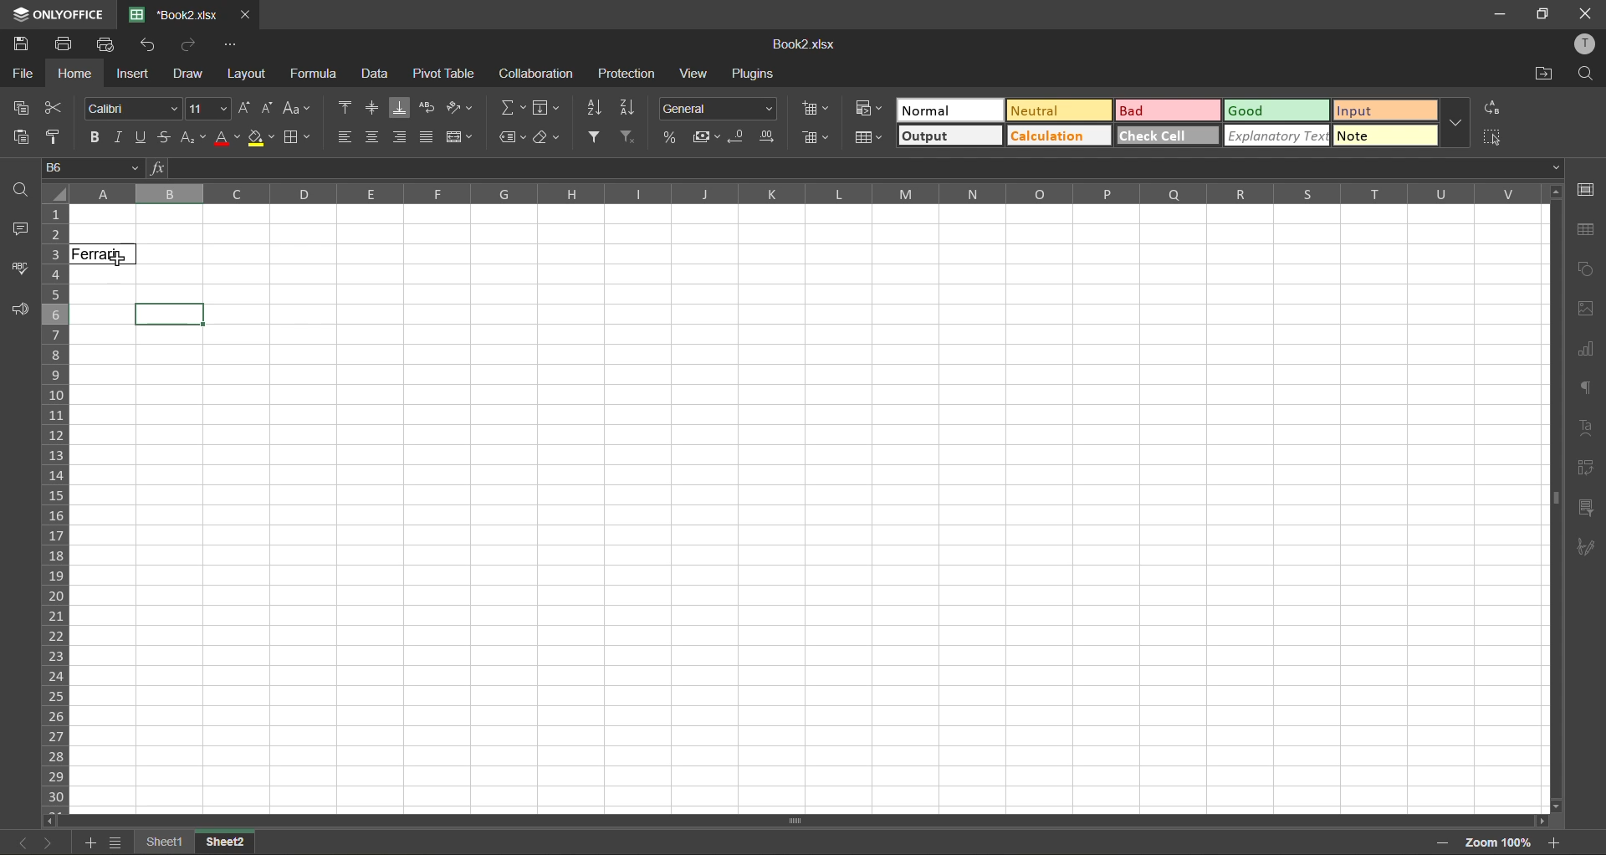 Image resolution: width=1606 pixels, height=855 pixels. What do you see at coordinates (1169, 110) in the screenshot?
I see `bad` at bounding box center [1169, 110].